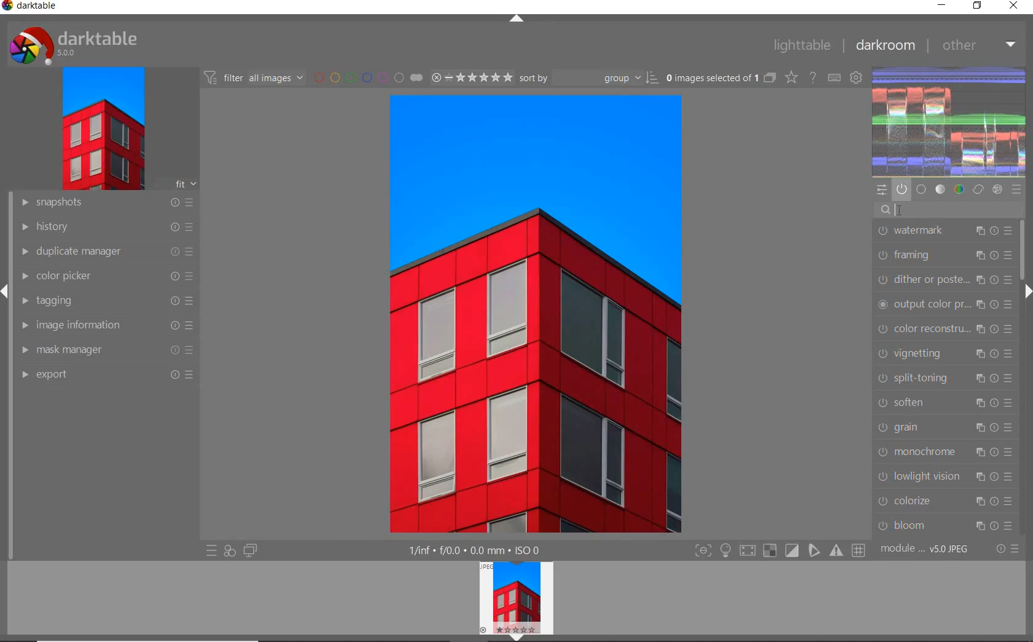  What do you see at coordinates (212, 552) in the screenshot?
I see `quick access to presets` at bounding box center [212, 552].